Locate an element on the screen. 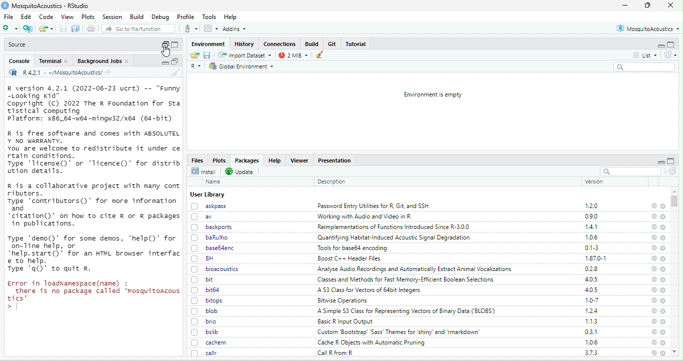 This screenshot has height=361, width=683. Go to file/function is located at coordinates (137, 28).